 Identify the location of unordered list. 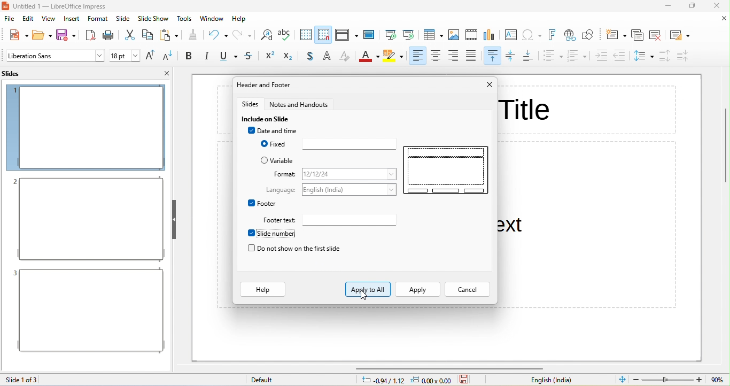
(553, 57).